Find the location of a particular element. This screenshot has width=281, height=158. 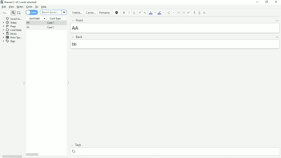

Text Highlight color is located at coordinates (160, 13).